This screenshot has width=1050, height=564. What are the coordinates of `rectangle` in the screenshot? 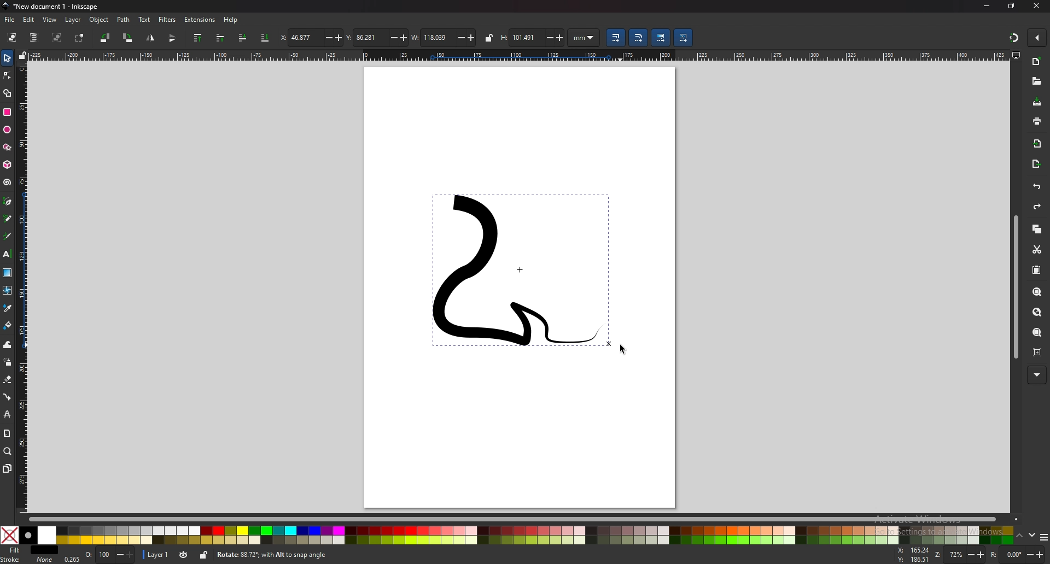 It's located at (7, 112).